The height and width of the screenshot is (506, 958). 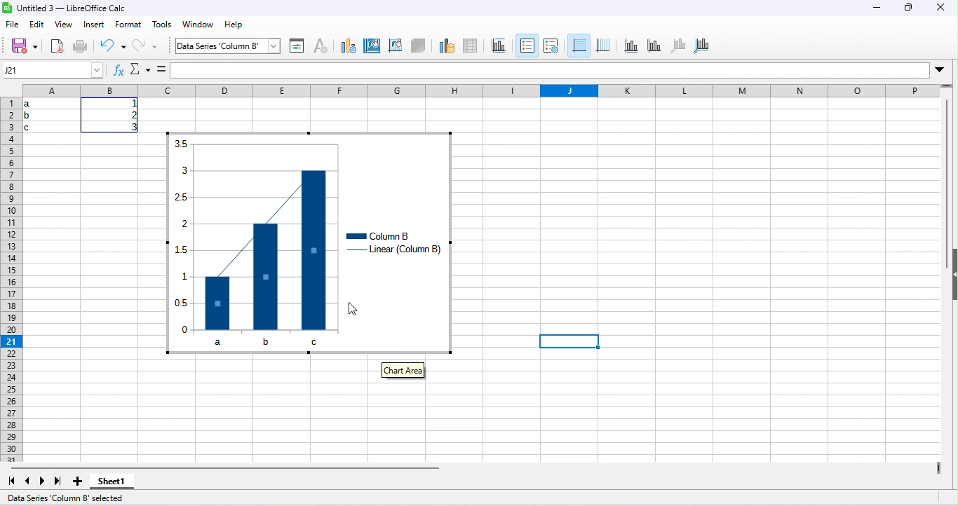 What do you see at coordinates (86, 48) in the screenshot?
I see `print` at bounding box center [86, 48].